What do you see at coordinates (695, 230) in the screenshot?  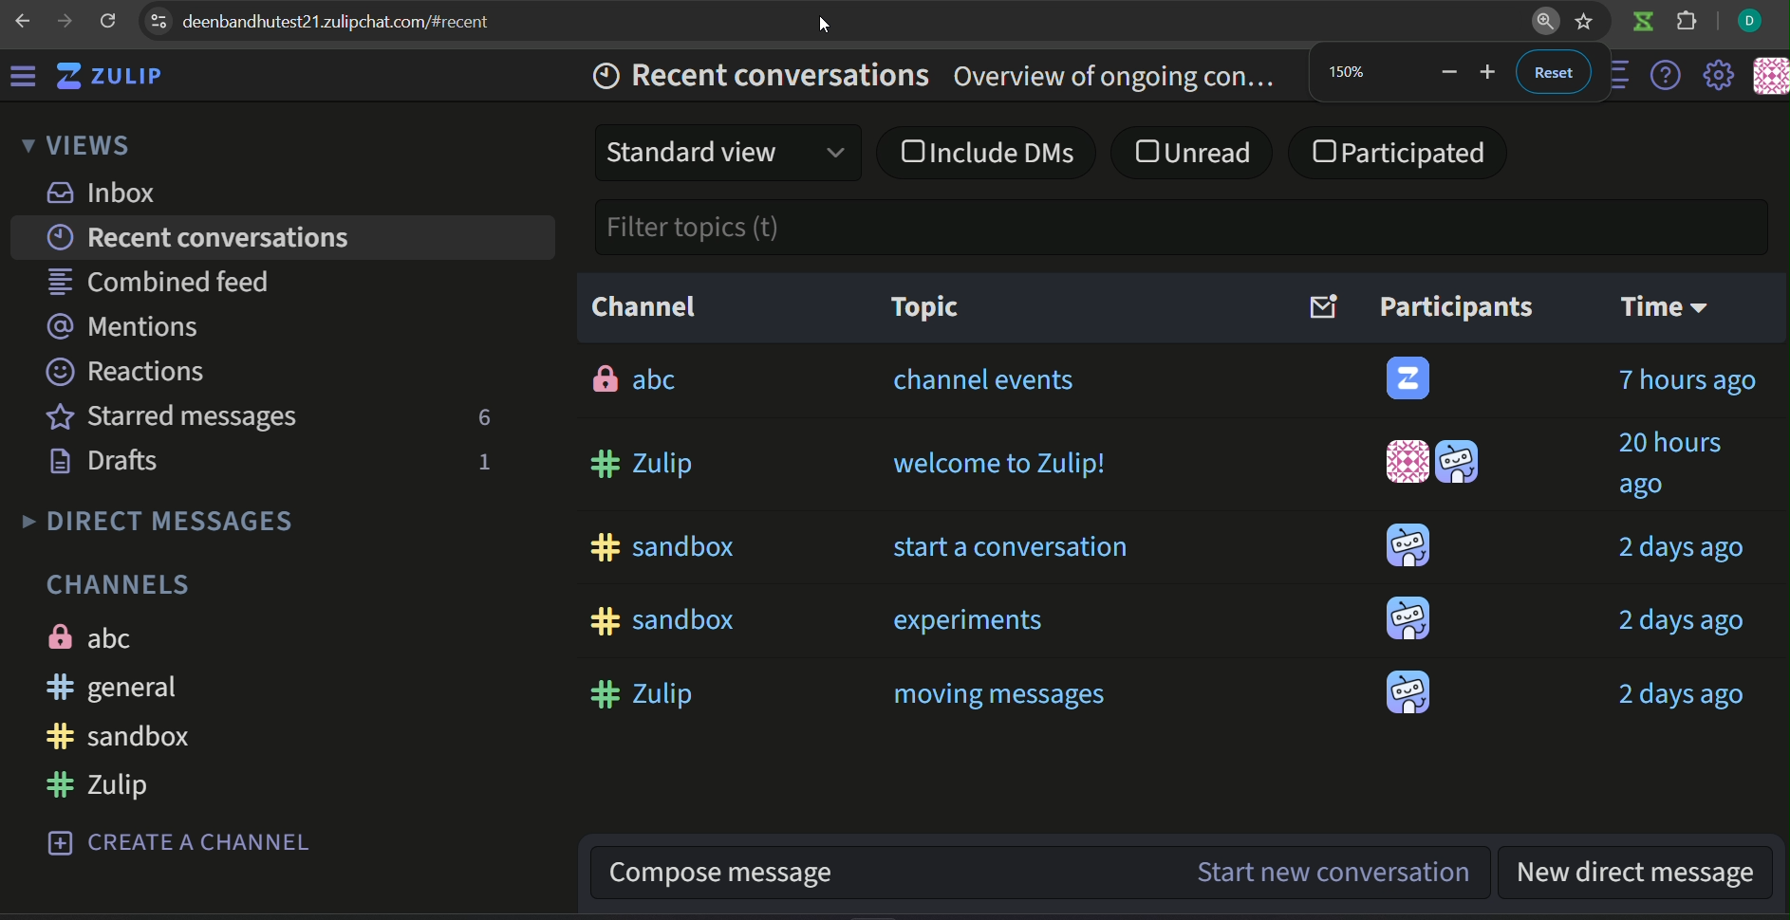 I see `filter` at bounding box center [695, 230].